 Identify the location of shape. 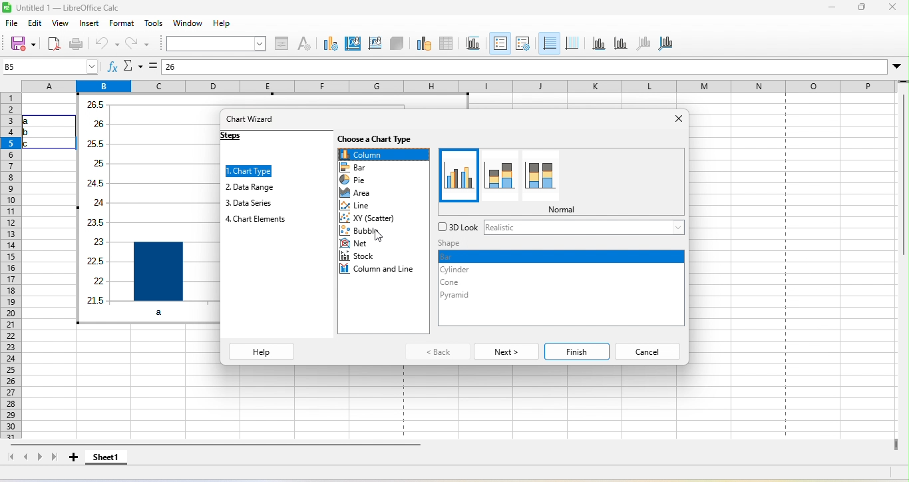
(455, 244).